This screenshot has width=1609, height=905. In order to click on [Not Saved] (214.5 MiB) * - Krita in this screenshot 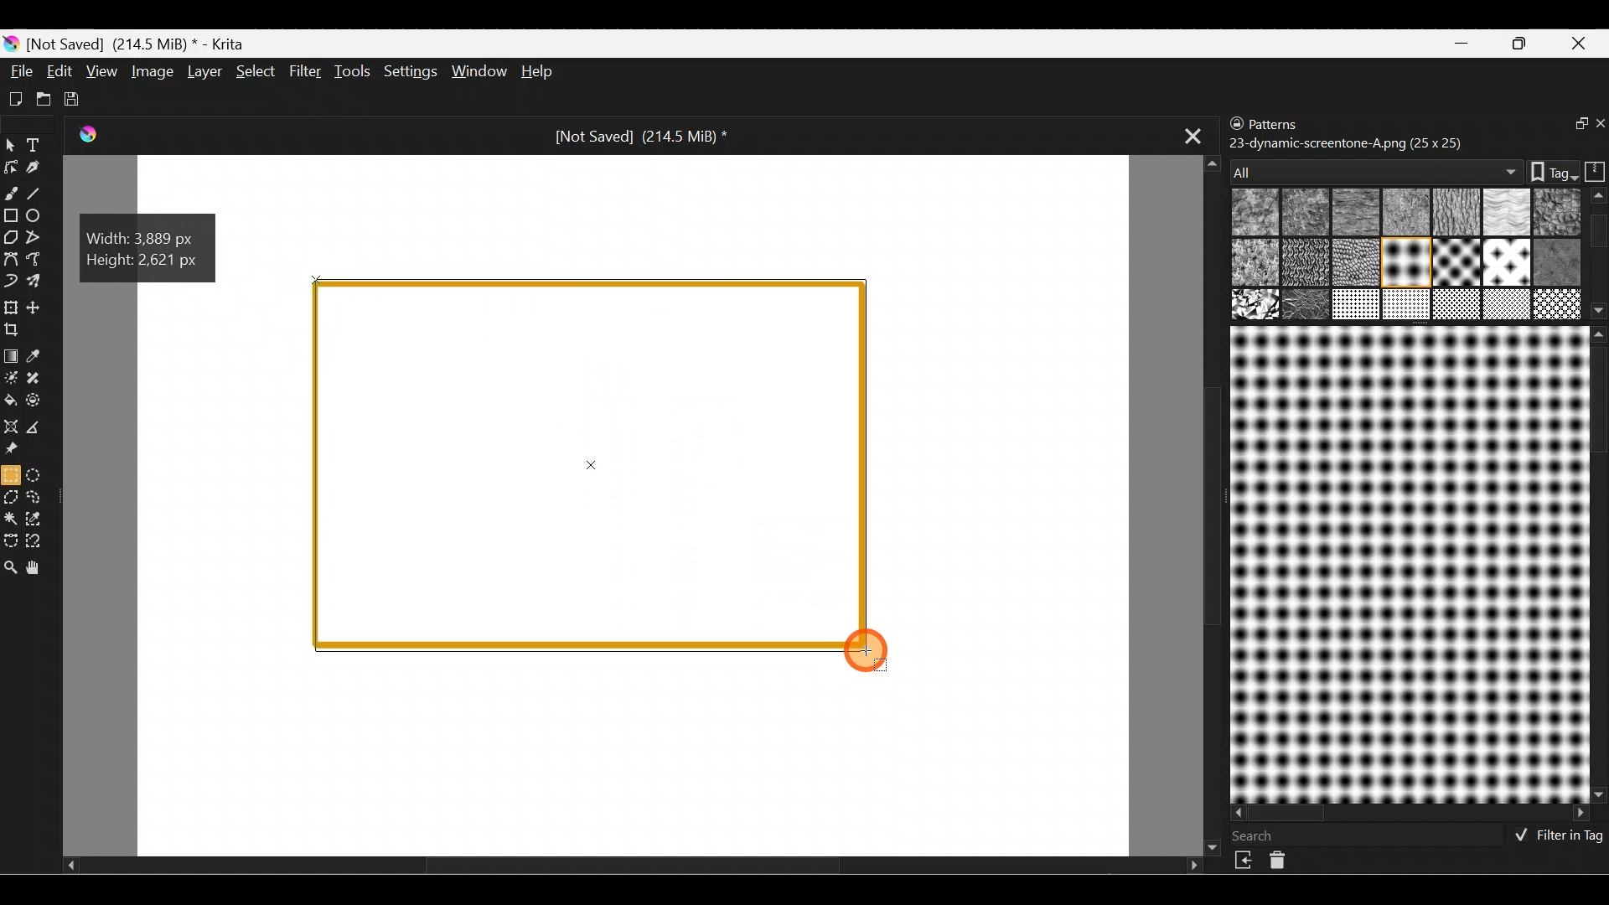, I will do `click(142, 44)`.